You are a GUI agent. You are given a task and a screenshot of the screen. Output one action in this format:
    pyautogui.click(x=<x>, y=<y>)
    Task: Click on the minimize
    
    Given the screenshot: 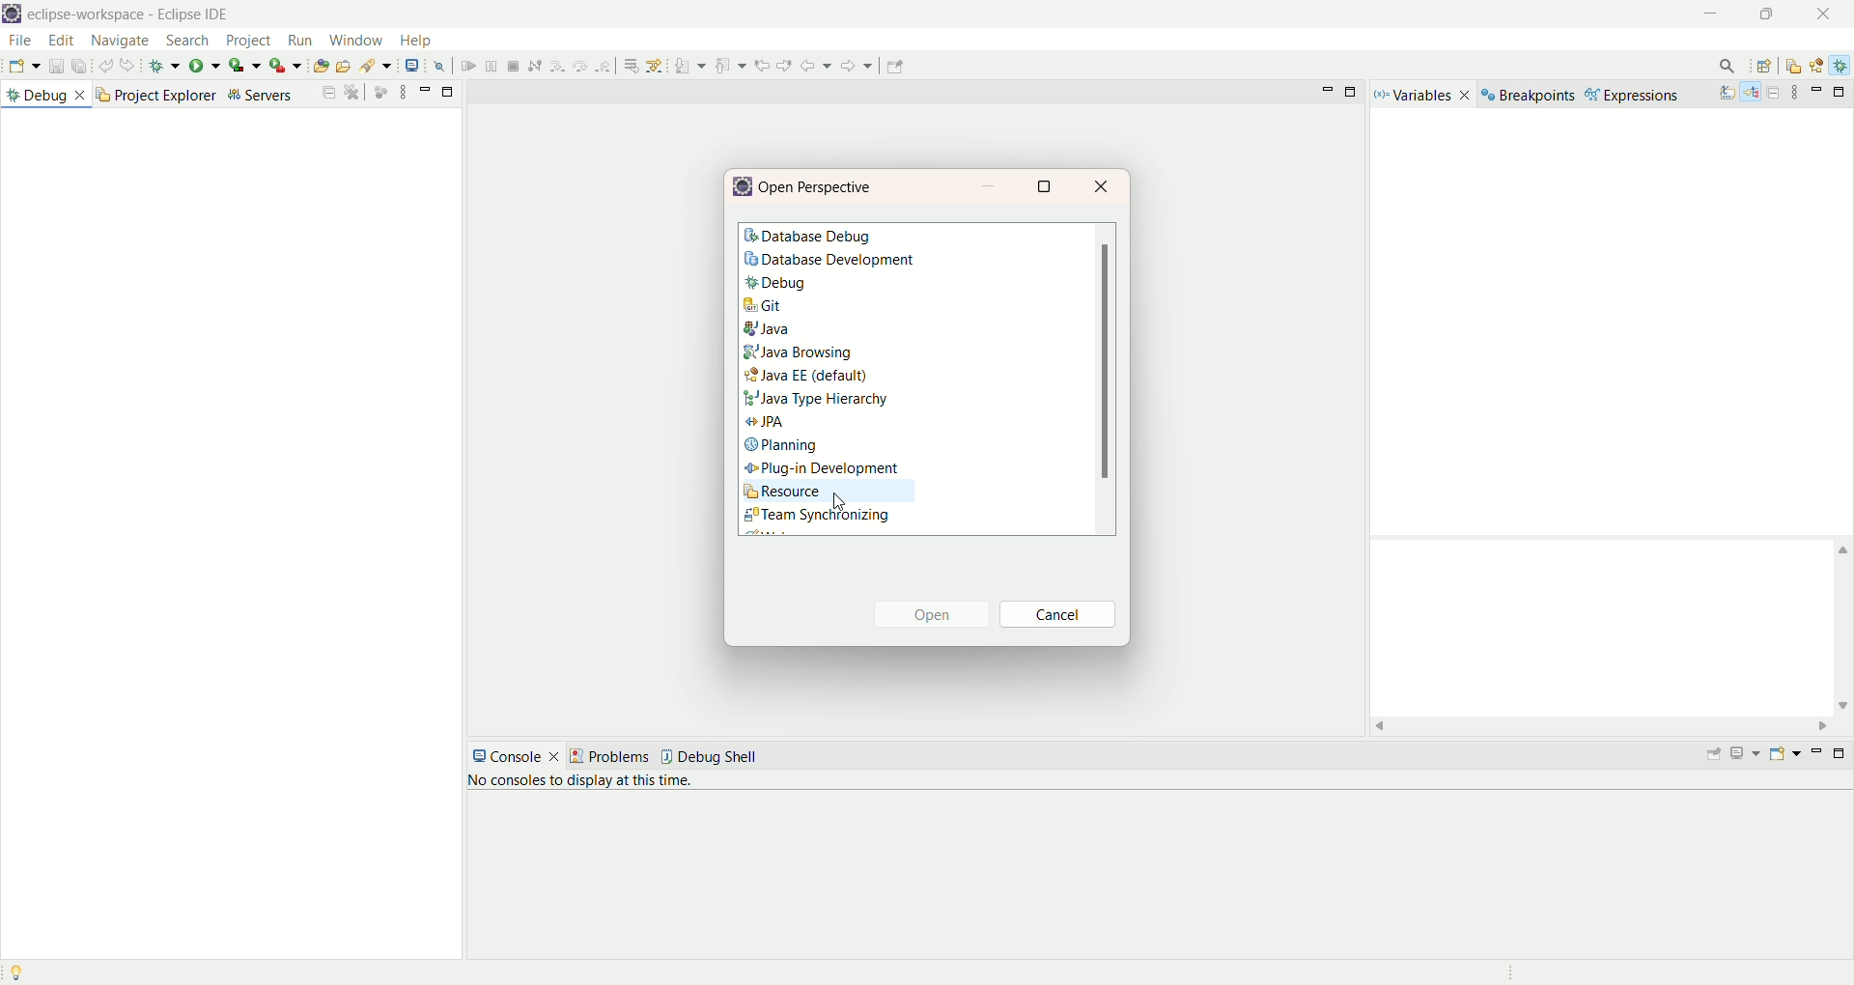 What is the action you would take?
    pyautogui.click(x=1718, y=16)
    